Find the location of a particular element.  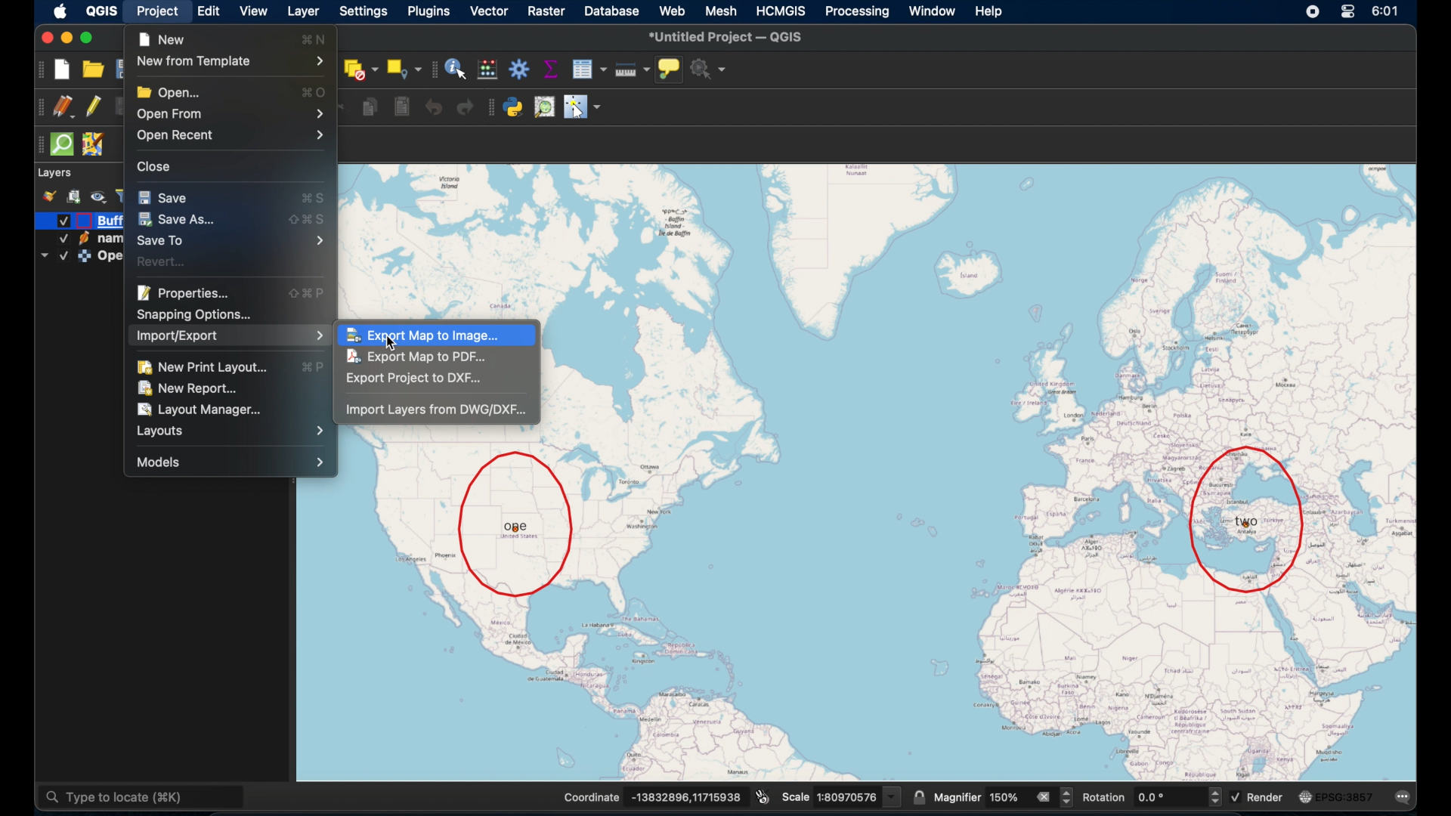

command P is located at coordinates (315, 368).